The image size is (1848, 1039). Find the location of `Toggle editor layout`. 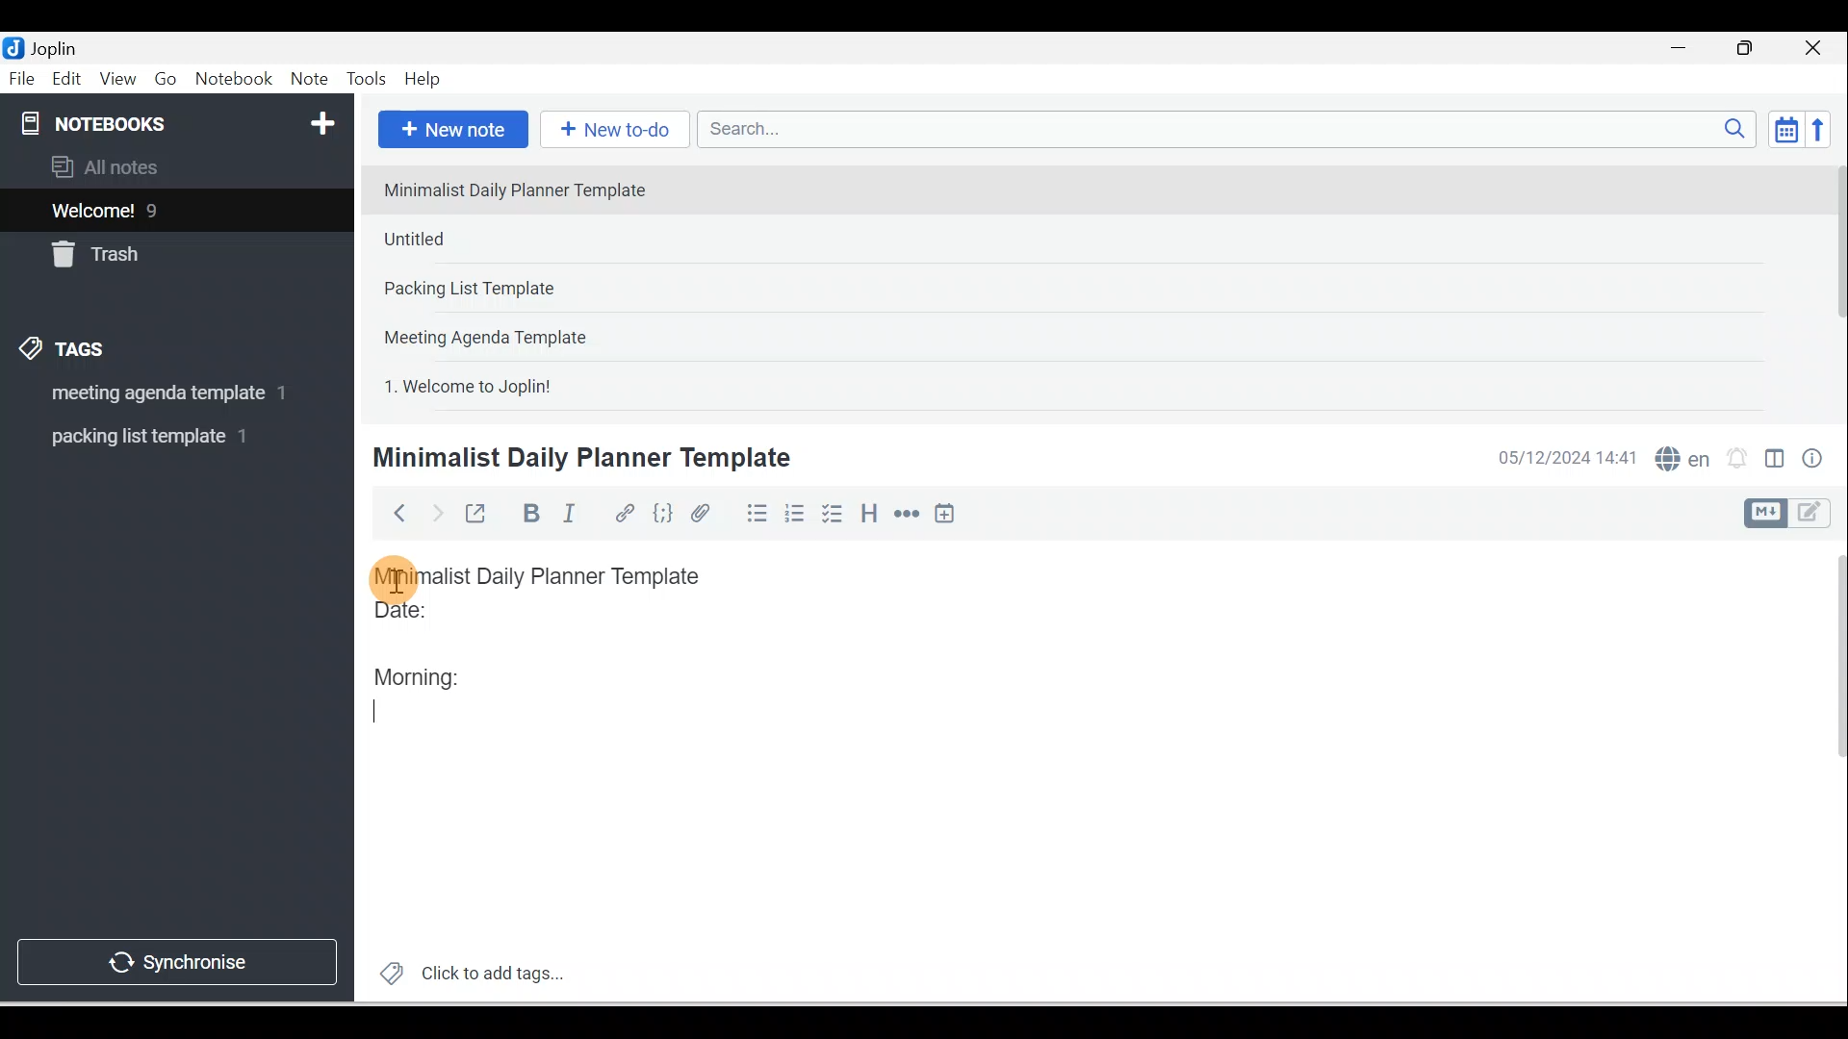

Toggle editor layout is located at coordinates (1794, 514).